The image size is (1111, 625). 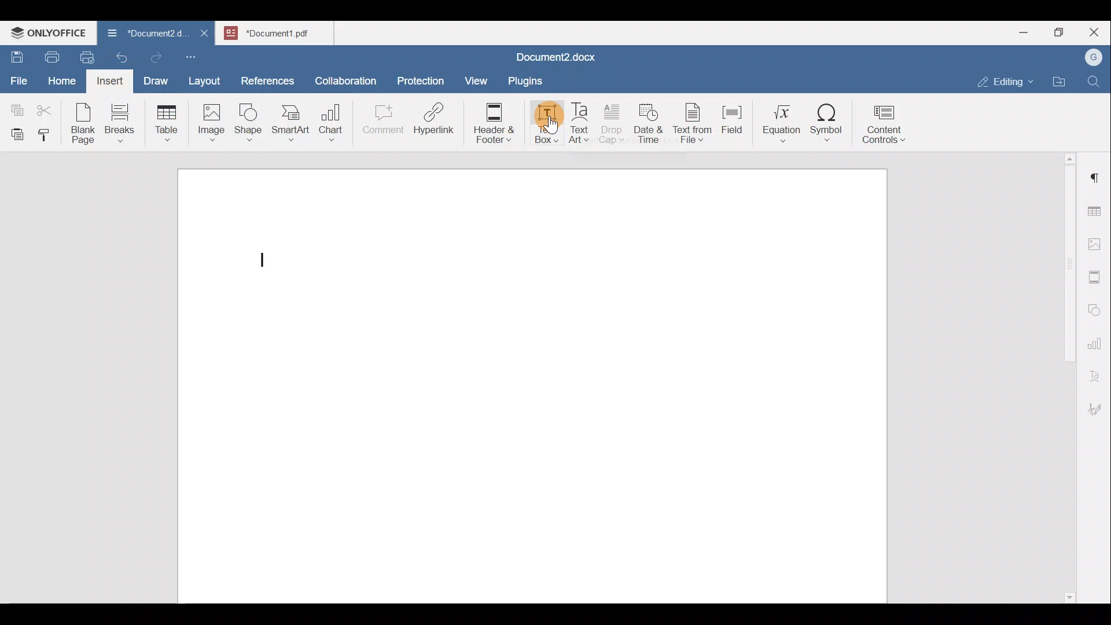 I want to click on ONLYOFFICE, so click(x=49, y=32).